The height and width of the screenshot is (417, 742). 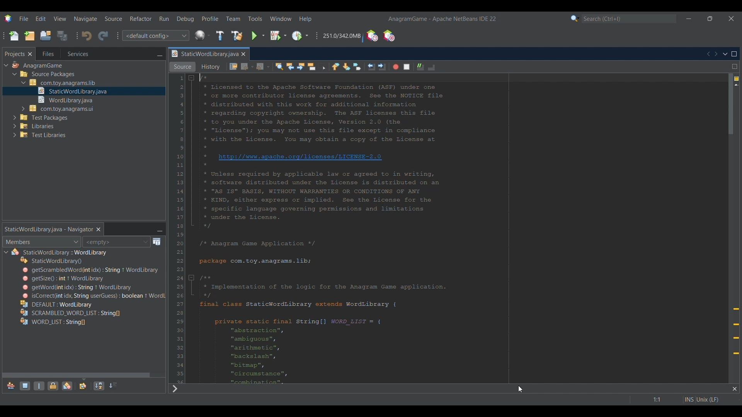 I want to click on Current project and software name, so click(x=442, y=19).